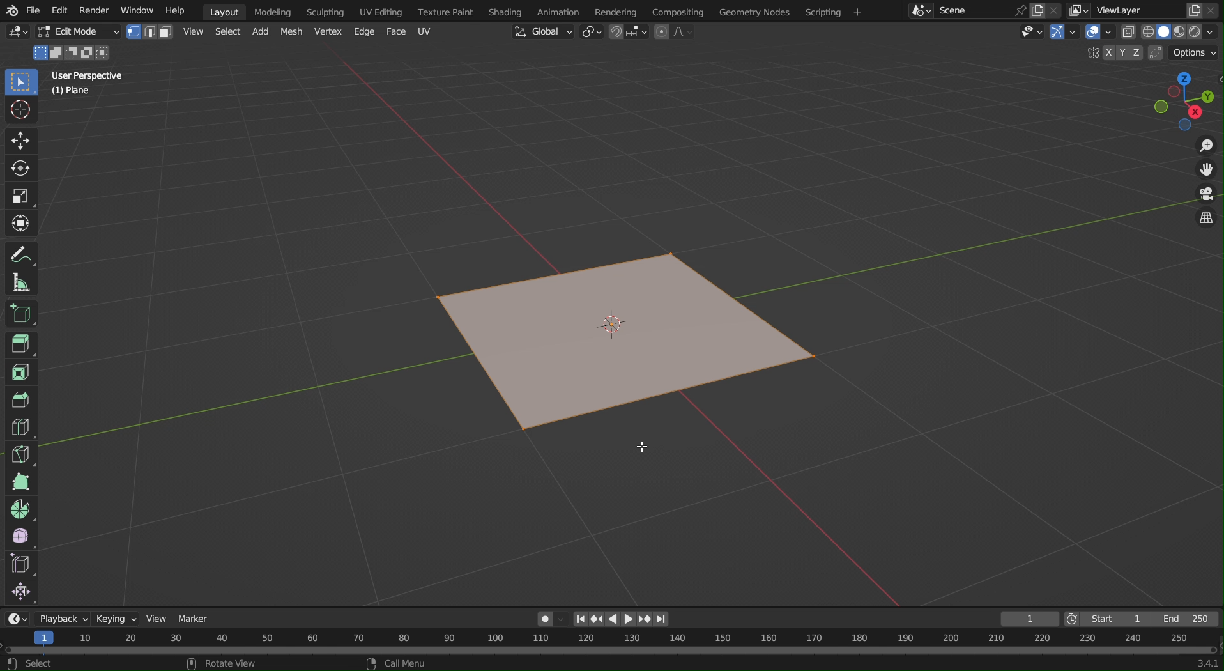  What do you see at coordinates (21, 281) in the screenshot?
I see `Measure` at bounding box center [21, 281].